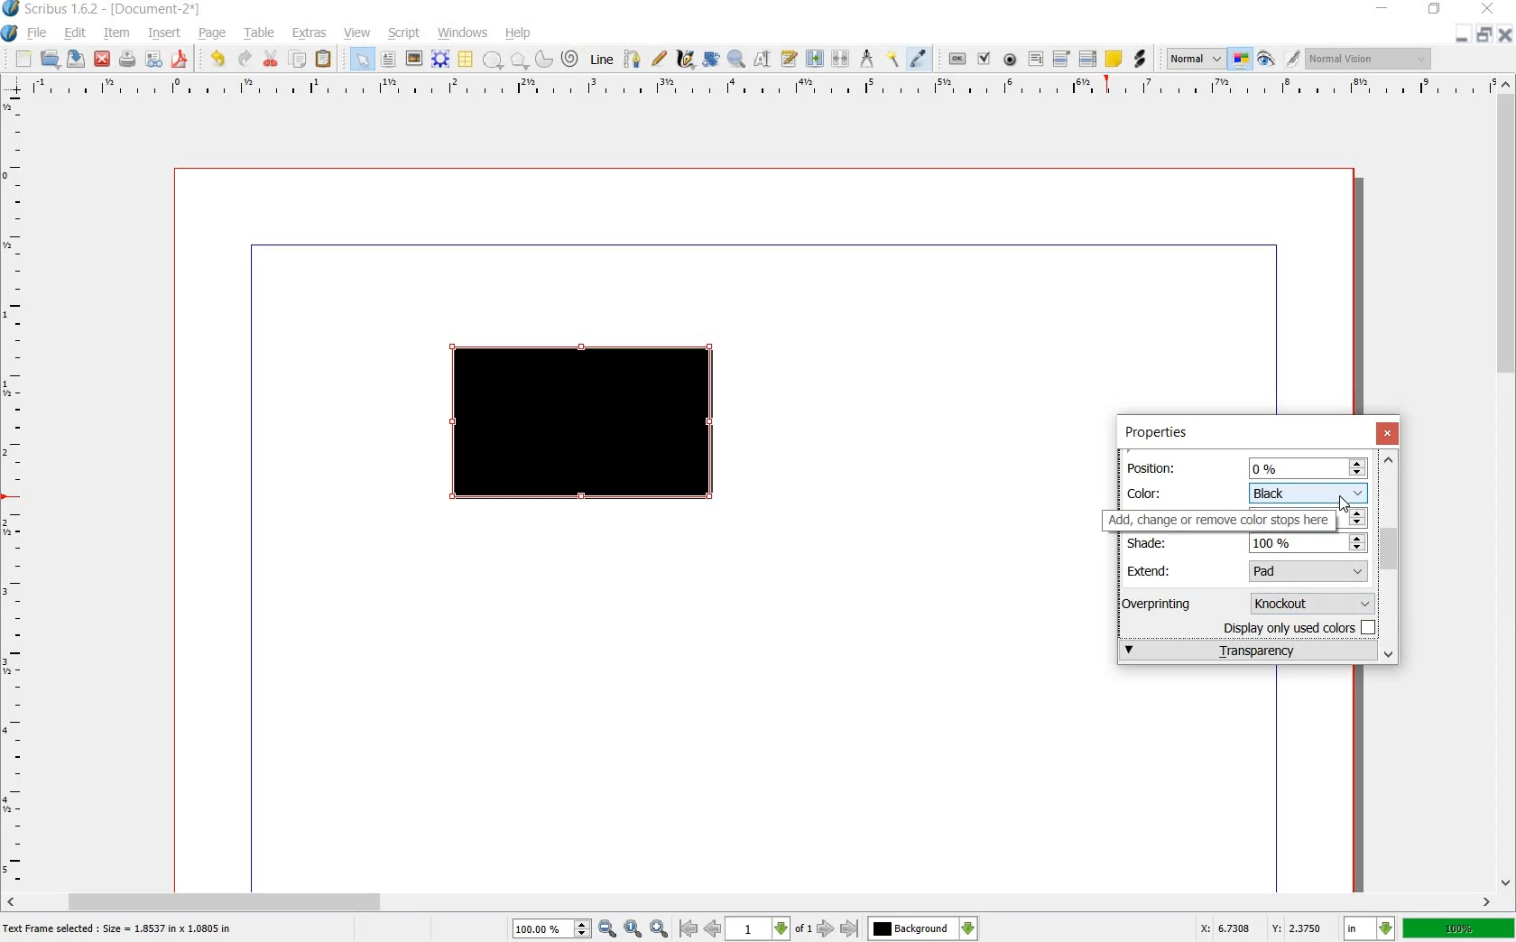 The width and height of the screenshot is (1516, 942). I want to click on edit contents of frame, so click(763, 60).